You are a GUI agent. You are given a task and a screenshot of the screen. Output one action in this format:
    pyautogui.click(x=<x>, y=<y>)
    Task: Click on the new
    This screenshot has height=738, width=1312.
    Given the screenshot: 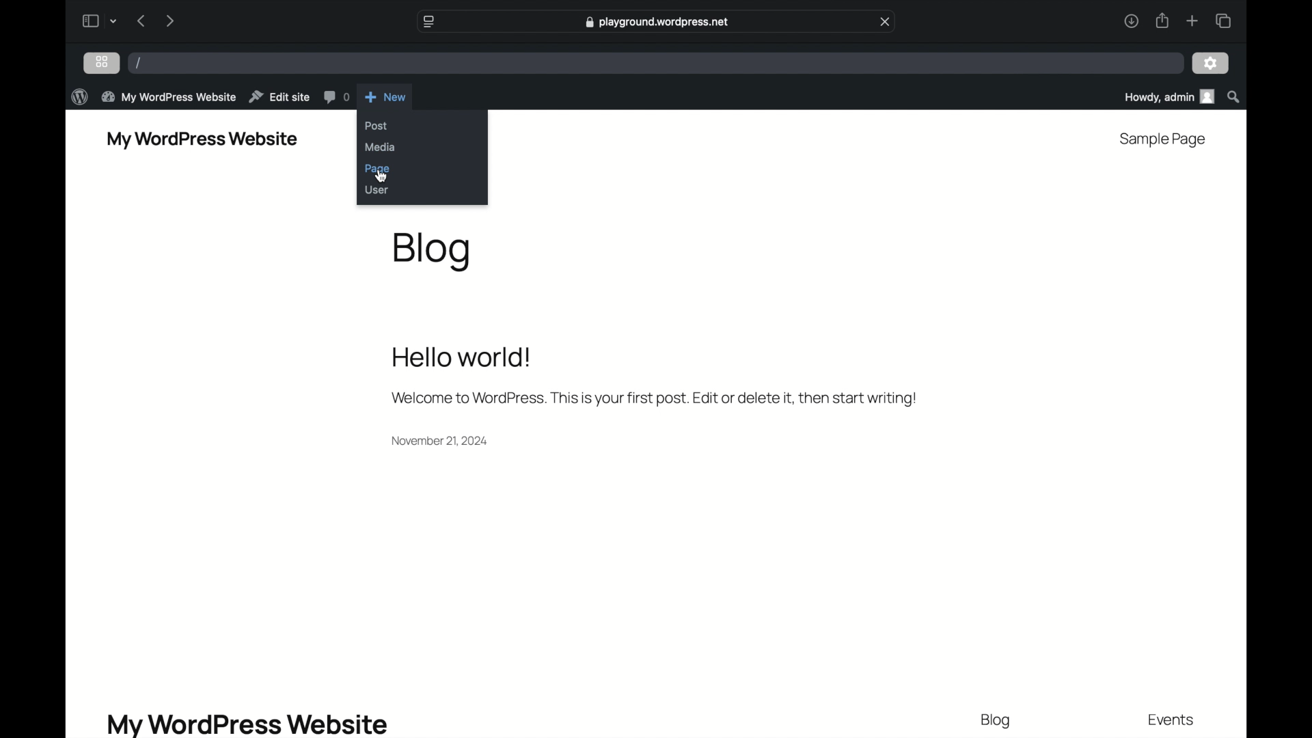 What is the action you would take?
    pyautogui.click(x=386, y=96)
    